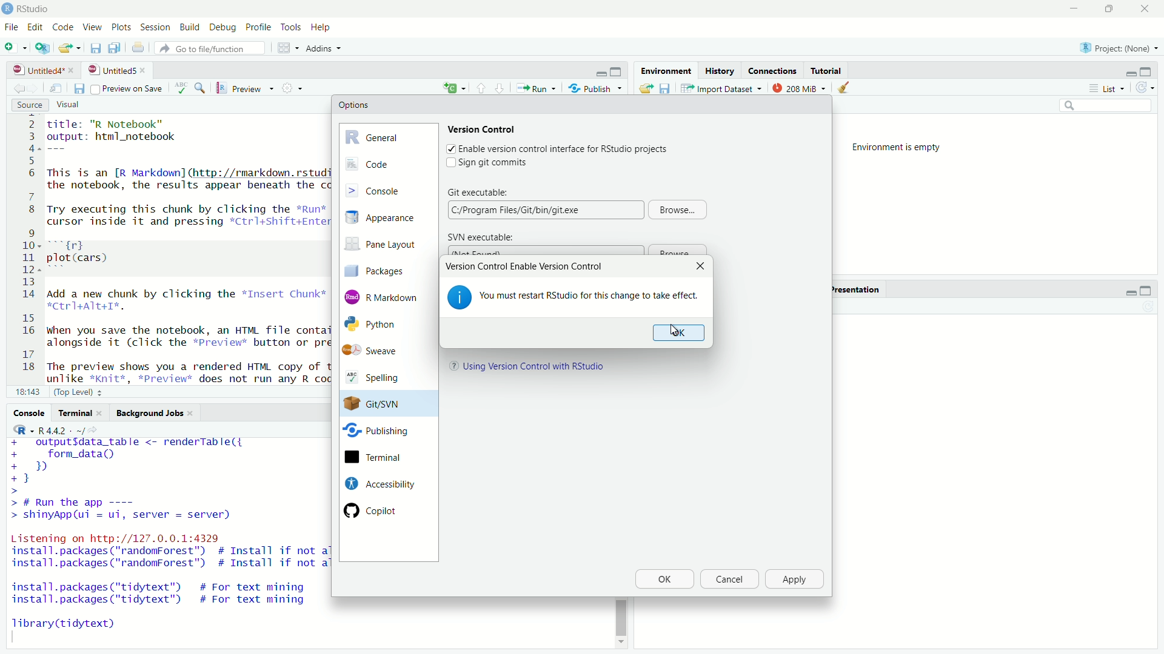 The width and height of the screenshot is (1164, 654). I want to click on settings, so click(295, 88).